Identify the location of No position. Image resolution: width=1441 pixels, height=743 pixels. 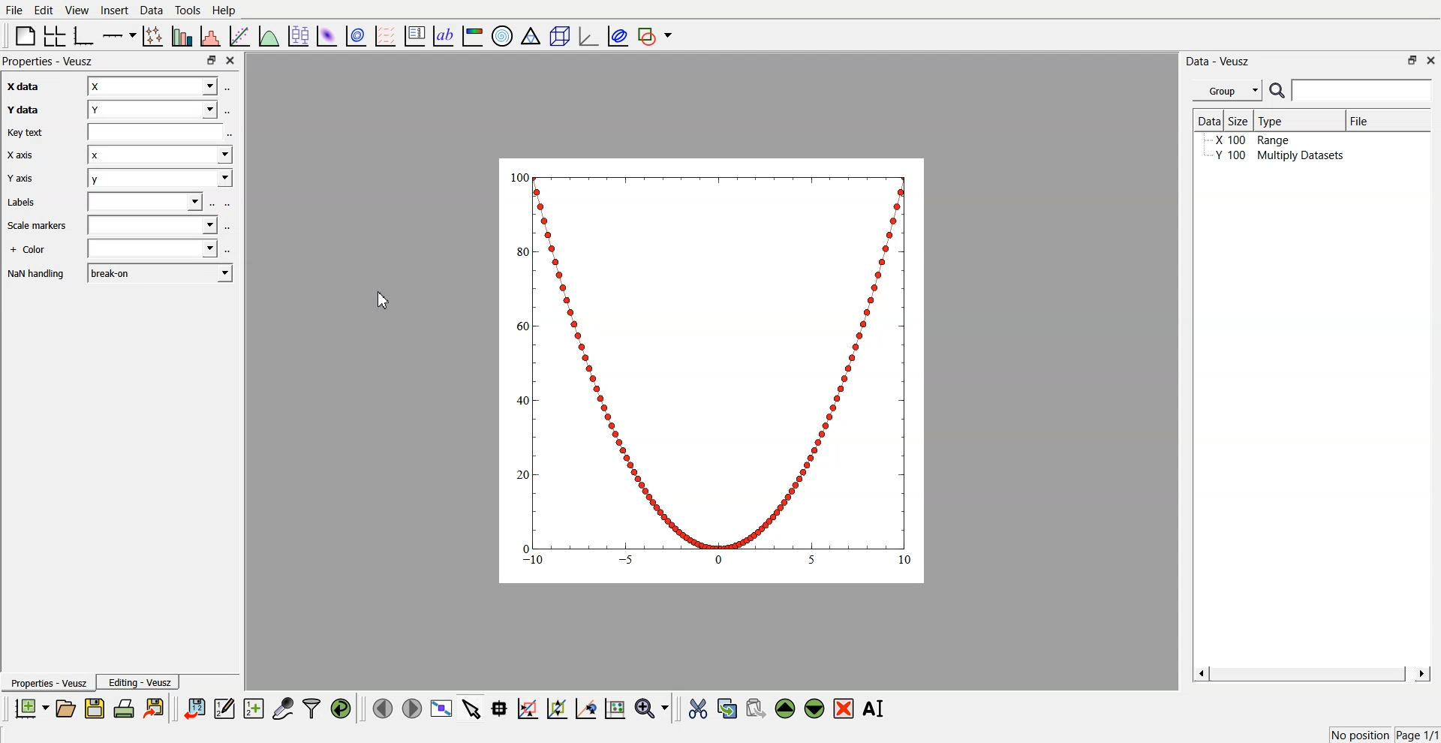
(1362, 733).